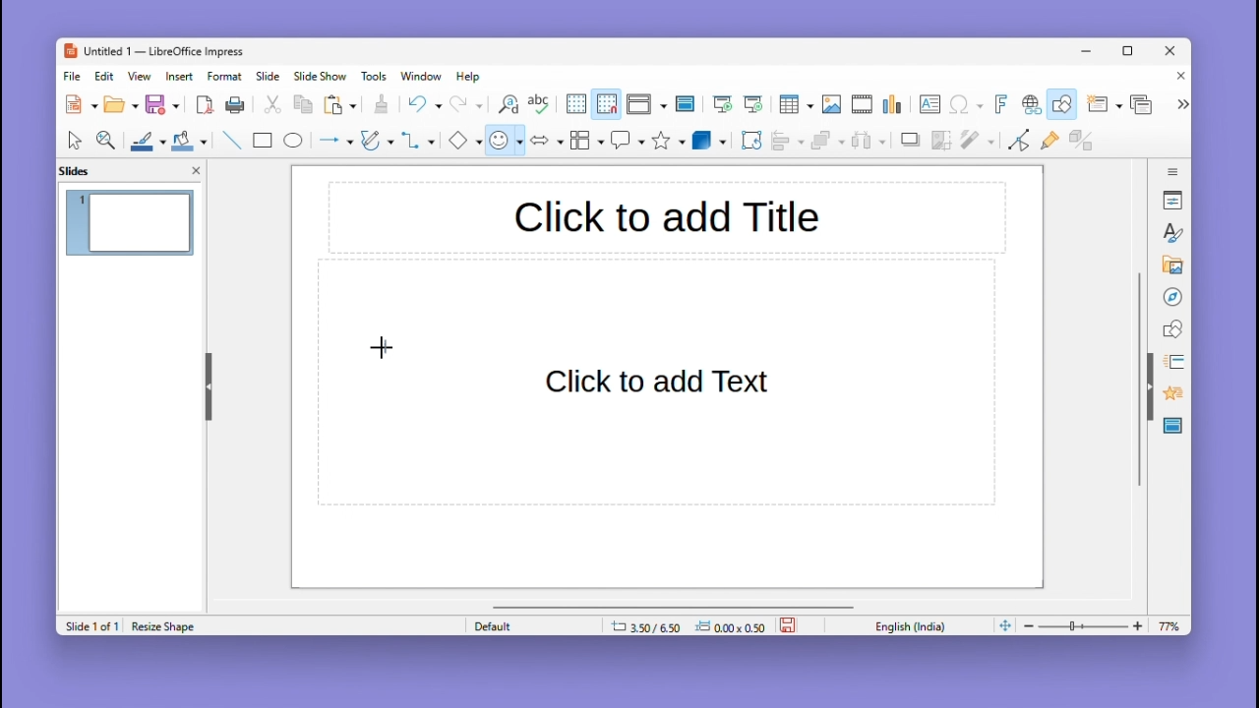 The height and width of the screenshot is (708, 1259). What do you see at coordinates (384, 354) in the screenshot?
I see `Cross hair` at bounding box center [384, 354].